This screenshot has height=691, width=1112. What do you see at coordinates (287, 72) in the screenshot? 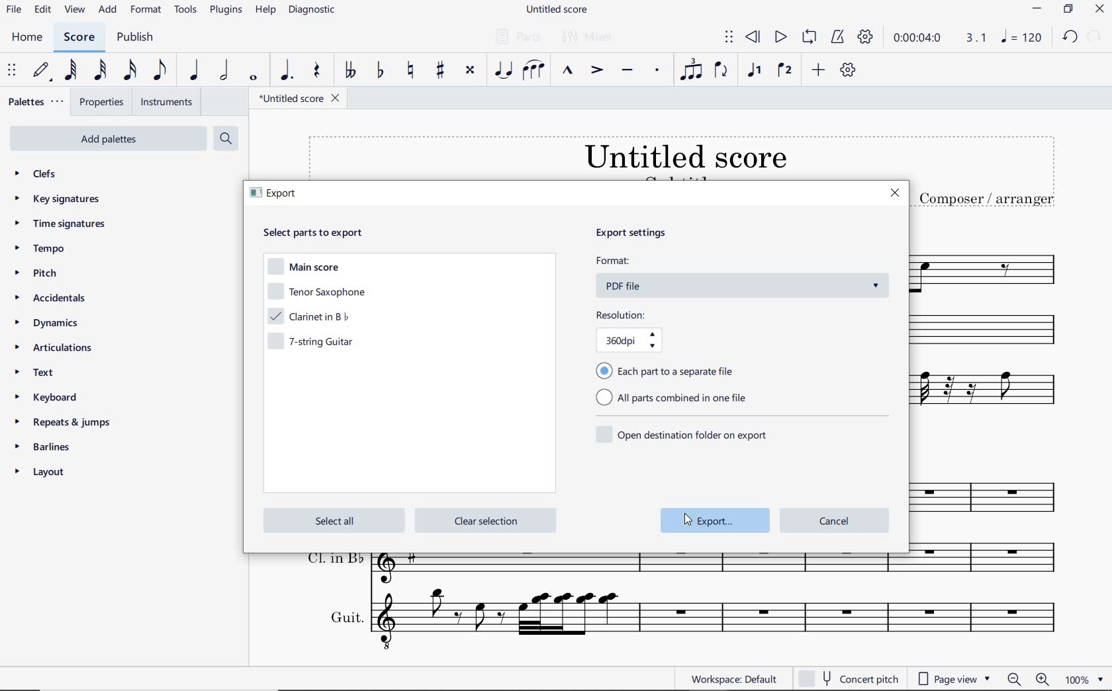
I see `AUGMENTATION DOT` at bounding box center [287, 72].